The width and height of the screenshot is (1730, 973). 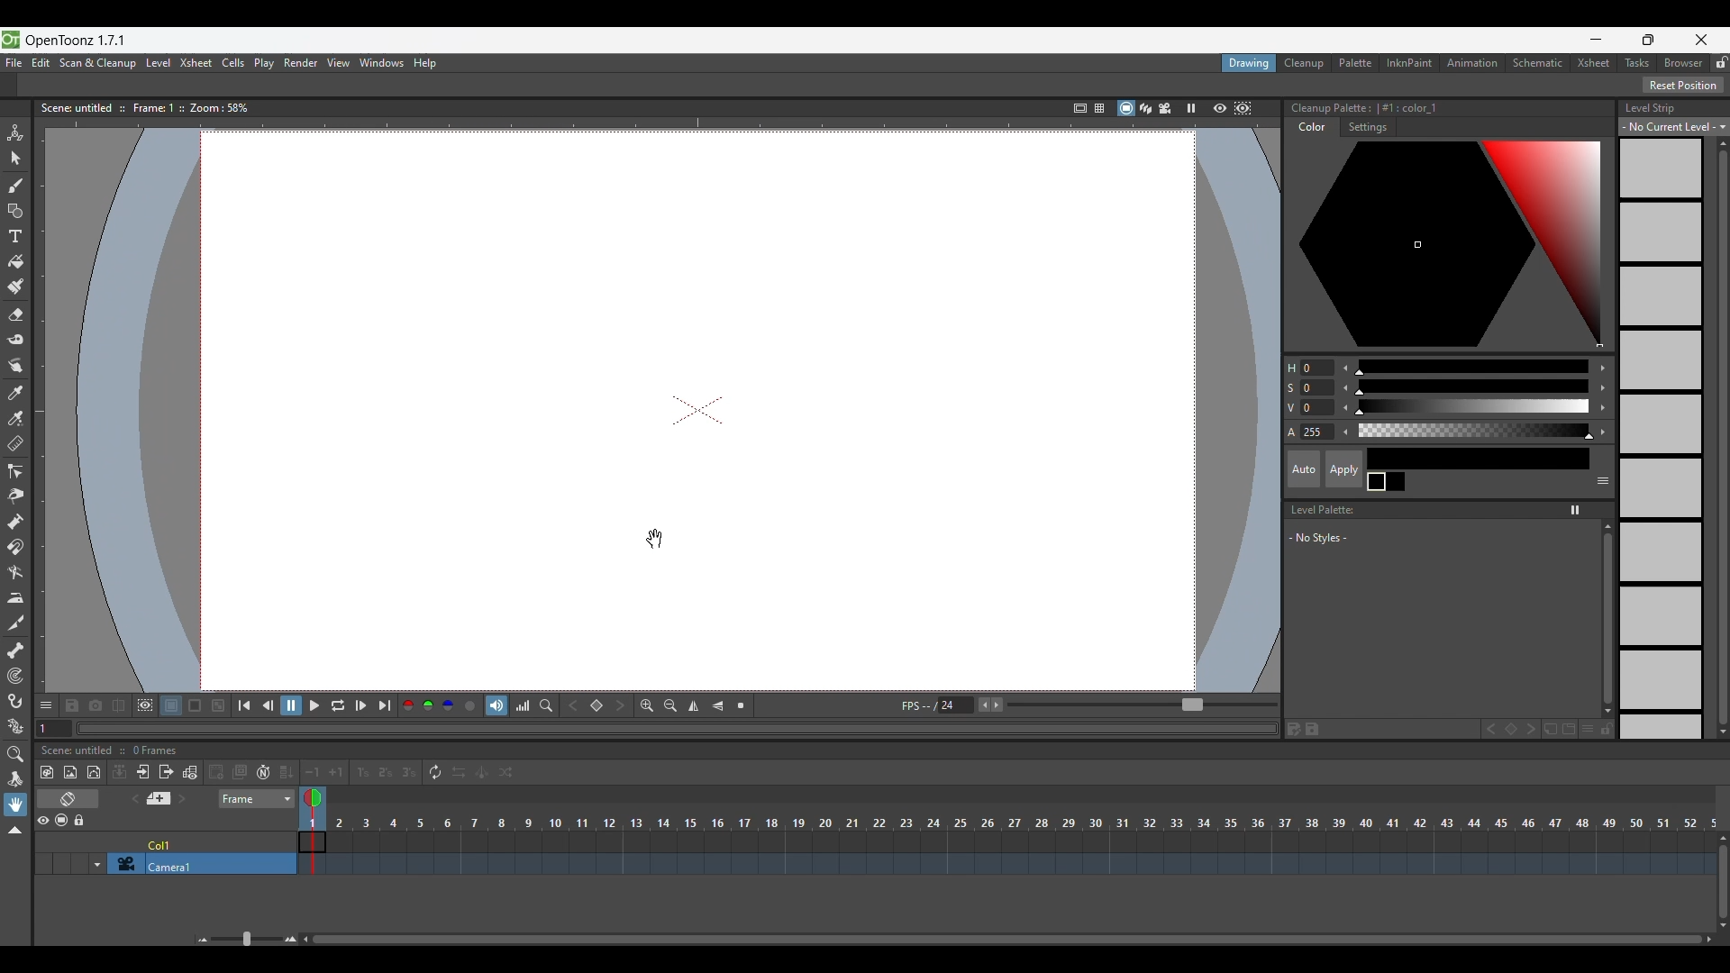 I want to click on Change color modification manually, so click(x=1316, y=399).